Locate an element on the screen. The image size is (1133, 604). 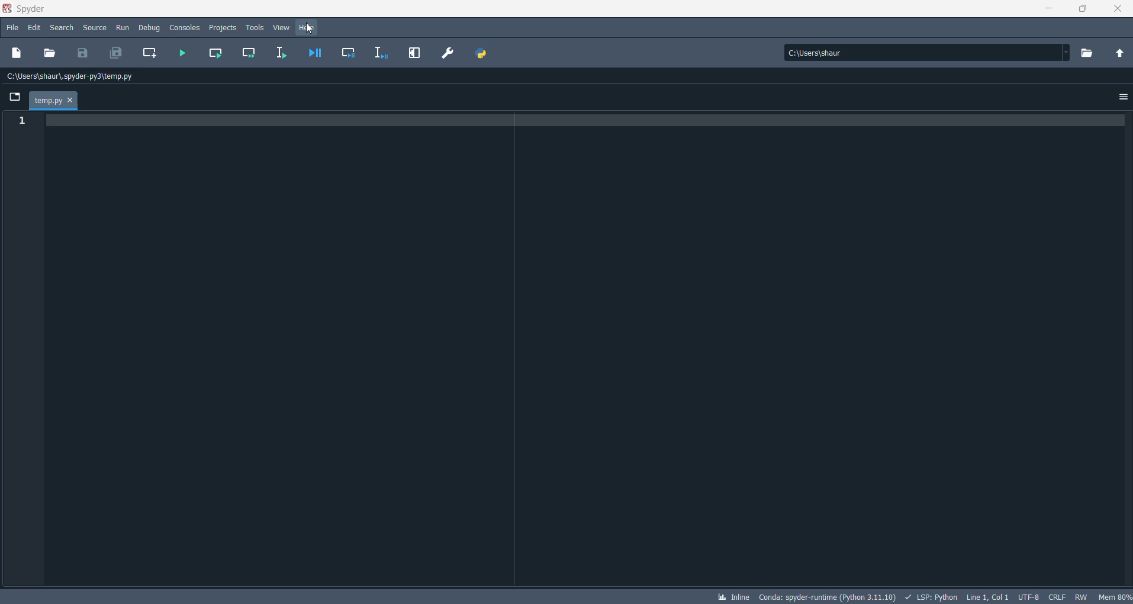
minimize is located at coordinates (1045, 9).